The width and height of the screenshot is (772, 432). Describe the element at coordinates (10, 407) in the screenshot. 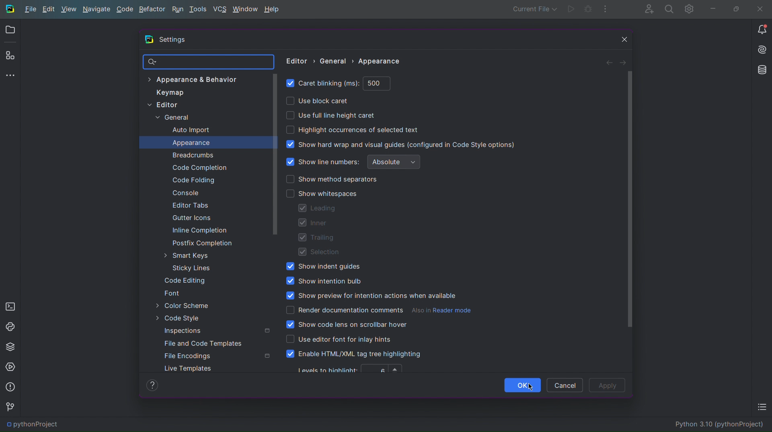

I see `Version Control` at that location.